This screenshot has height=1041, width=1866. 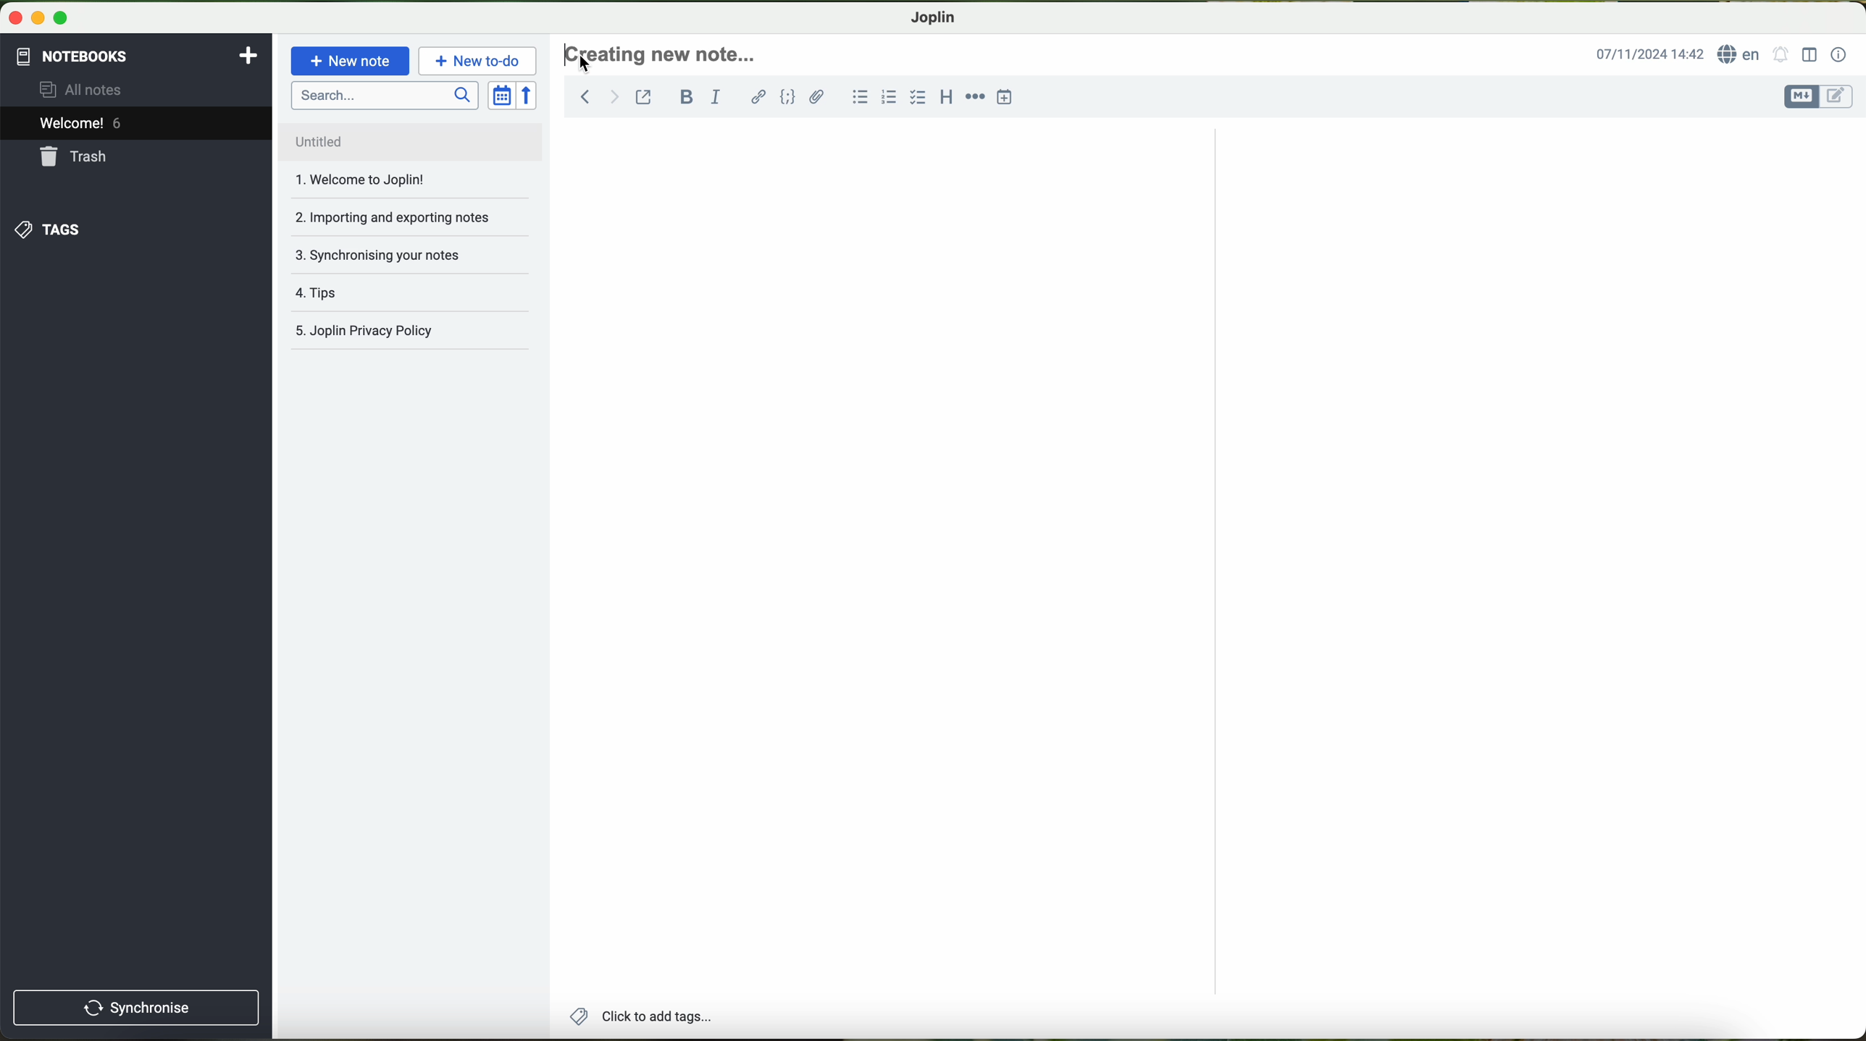 I want to click on search bar, so click(x=382, y=94).